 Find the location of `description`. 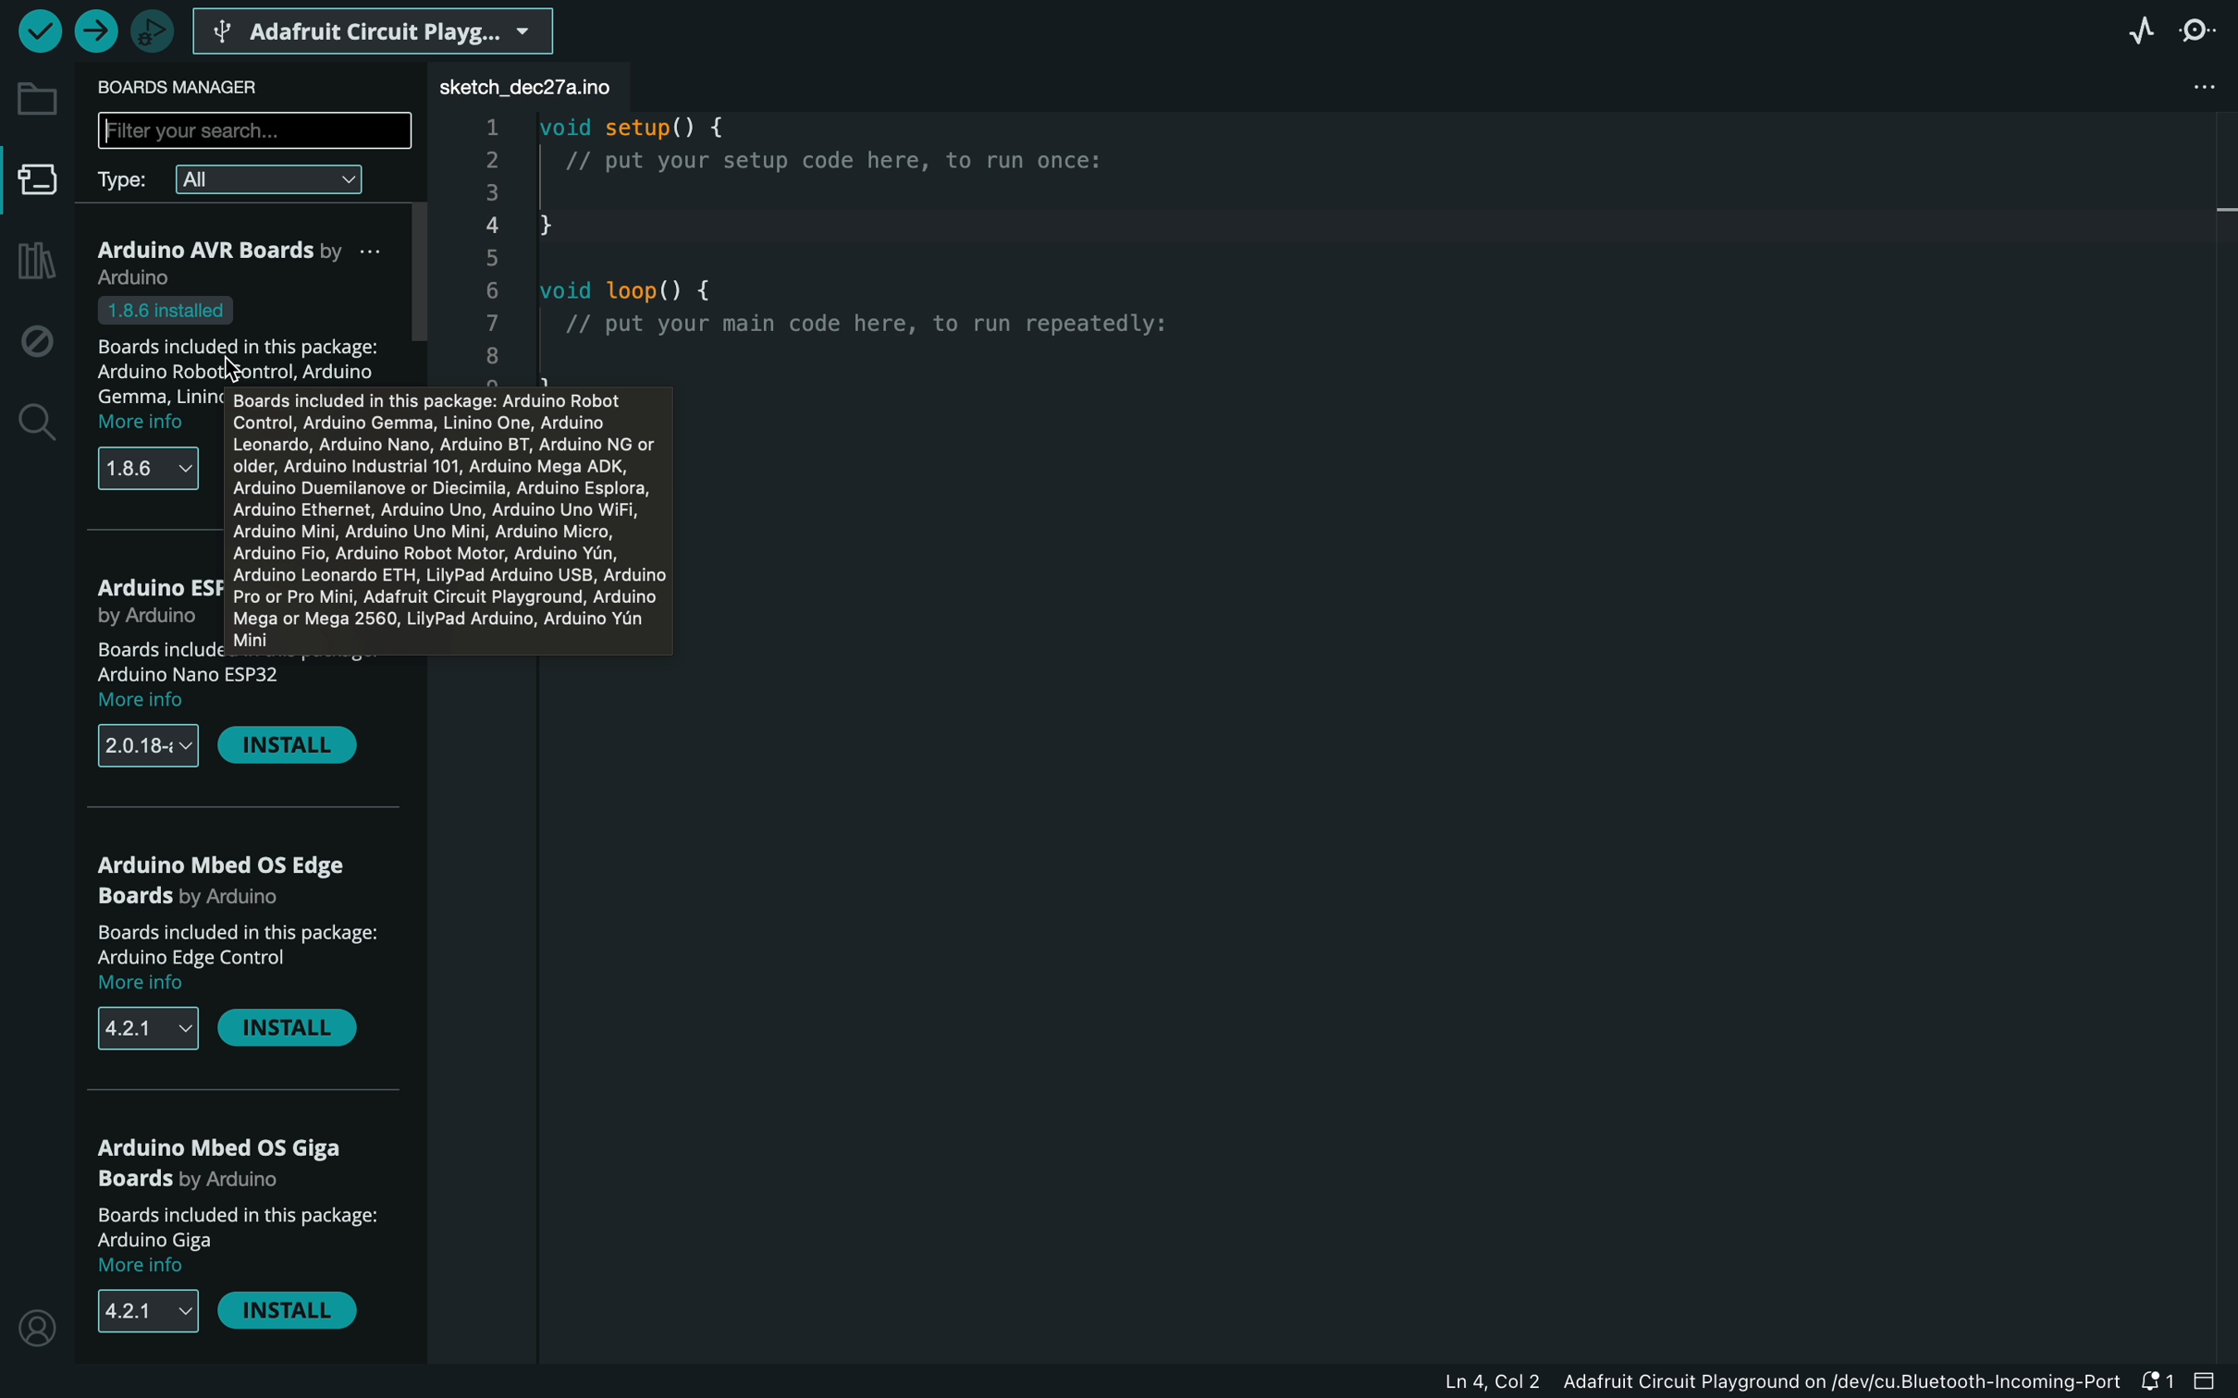

description is located at coordinates (239, 943).